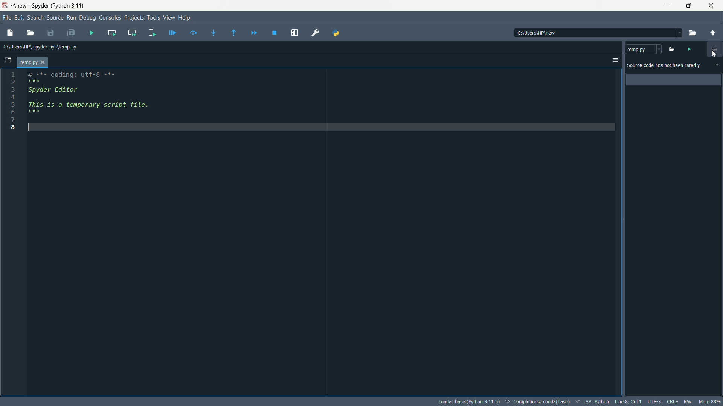  Describe the element at coordinates (168, 17) in the screenshot. I see `view menu` at that location.